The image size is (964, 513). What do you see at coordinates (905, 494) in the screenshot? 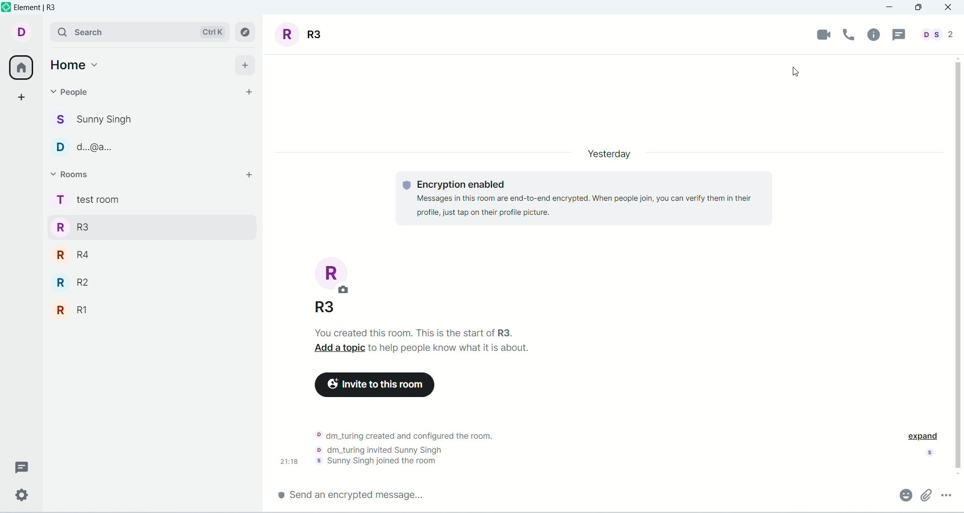
I see `emoji` at bounding box center [905, 494].